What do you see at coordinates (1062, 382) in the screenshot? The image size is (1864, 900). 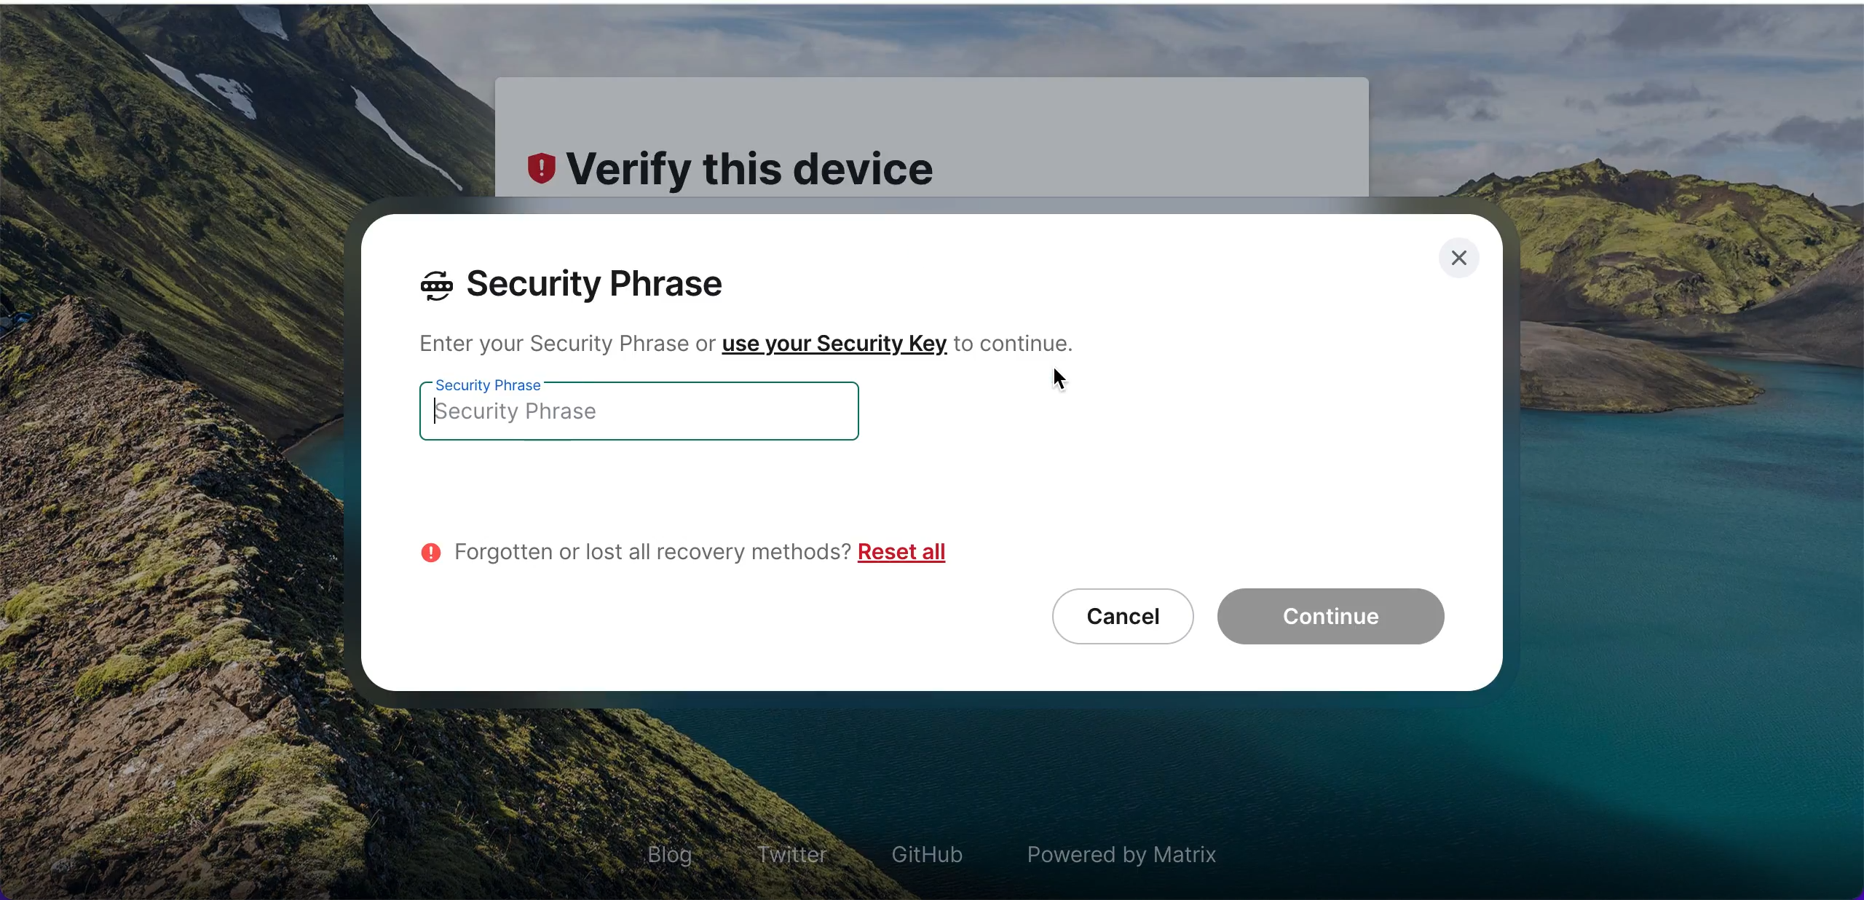 I see `cursor` at bounding box center [1062, 382].